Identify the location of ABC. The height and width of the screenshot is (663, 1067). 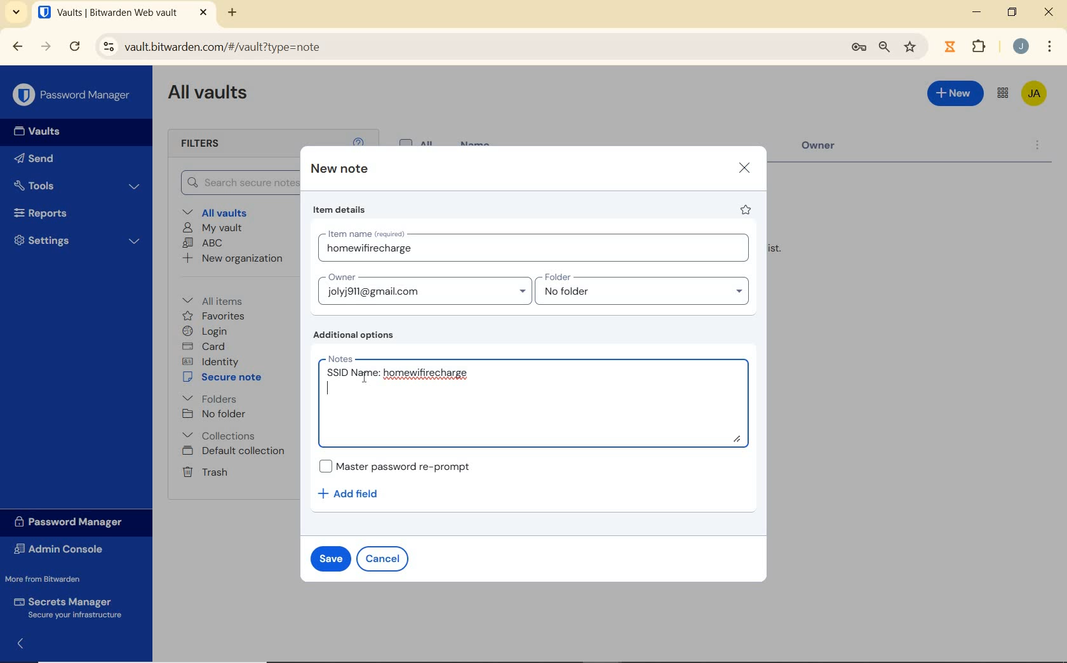
(203, 244).